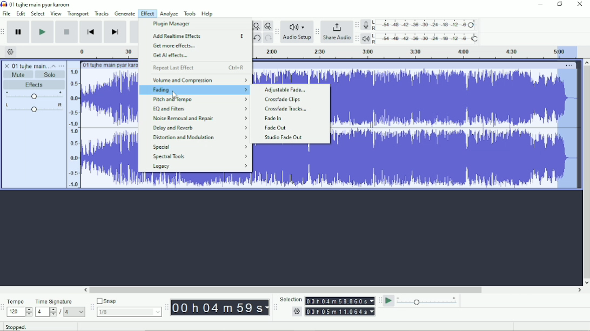  Describe the element at coordinates (200, 108) in the screenshot. I see `EQ and Filters` at that location.